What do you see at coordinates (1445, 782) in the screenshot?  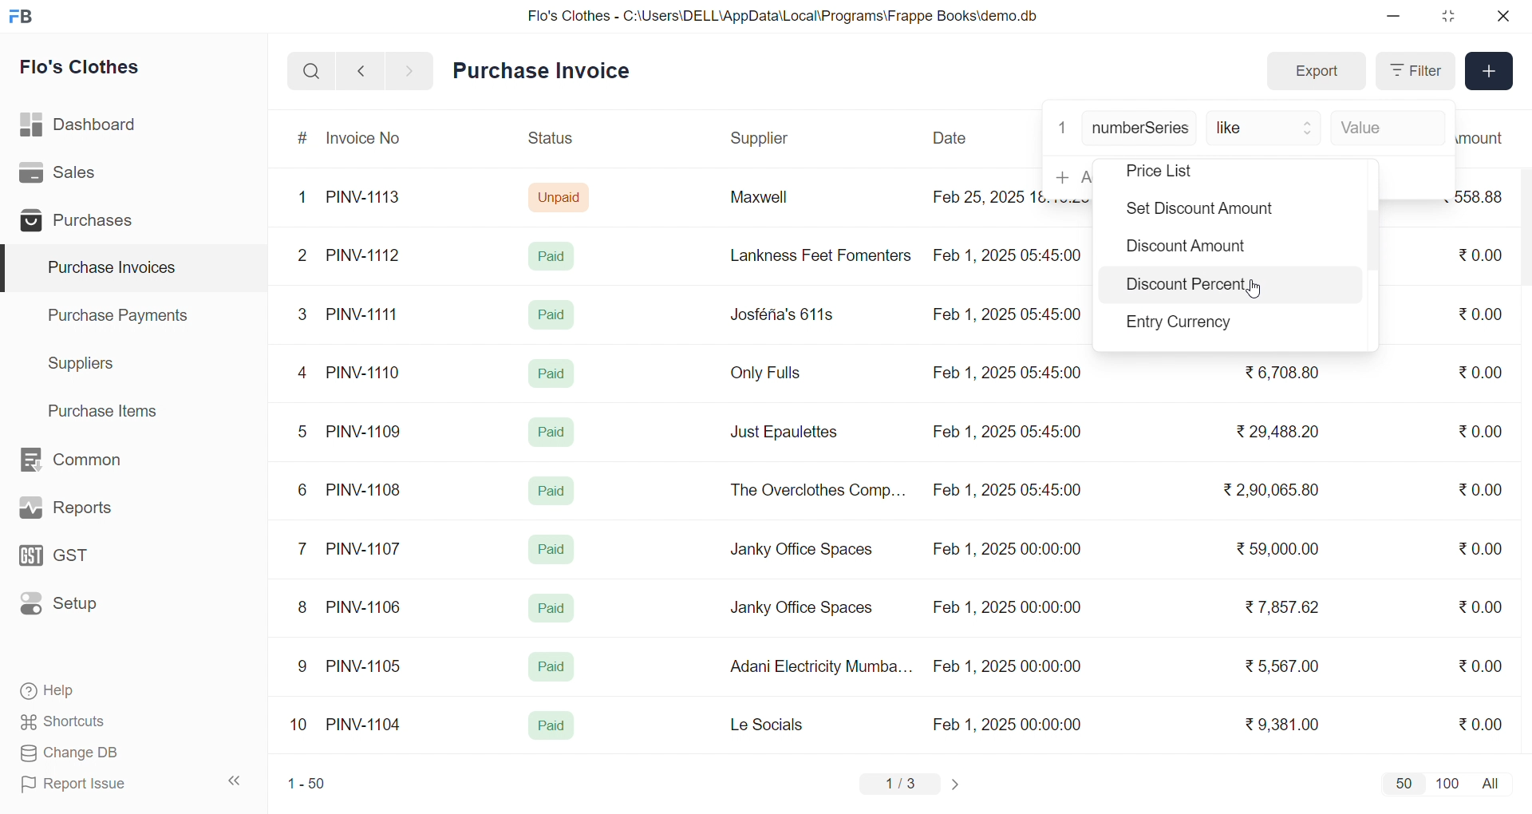 I see `100` at bounding box center [1445, 782].